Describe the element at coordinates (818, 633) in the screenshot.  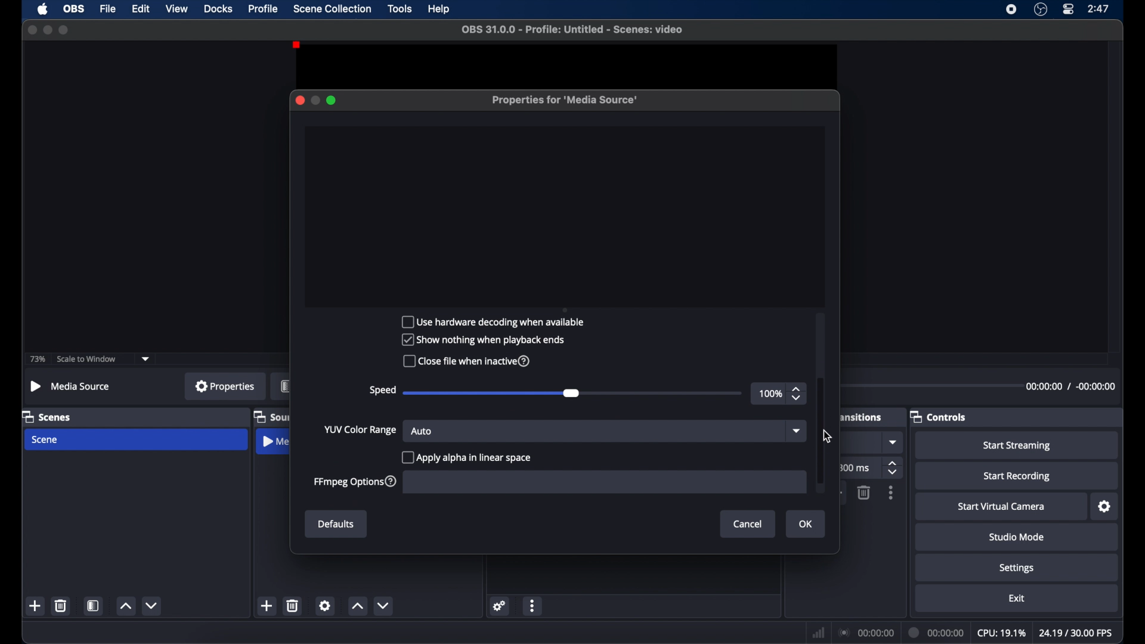
I see `network` at that location.